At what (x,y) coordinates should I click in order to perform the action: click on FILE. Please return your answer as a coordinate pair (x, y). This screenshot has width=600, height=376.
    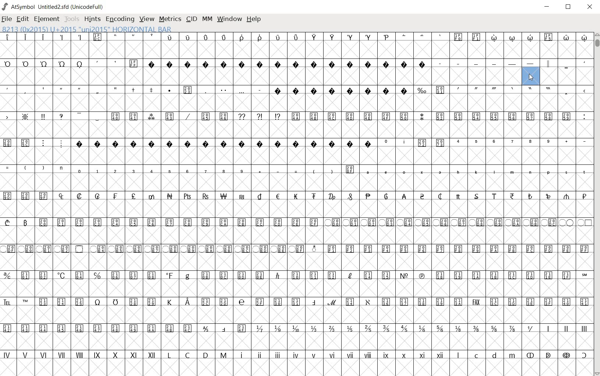
    Looking at the image, I should click on (8, 18).